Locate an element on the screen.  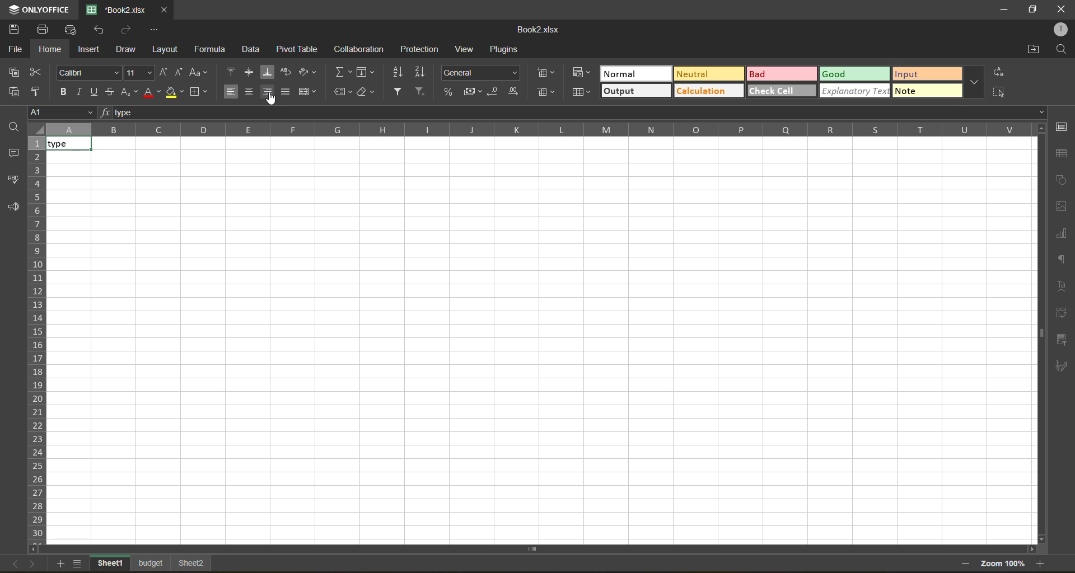
align middle is located at coordinates (252, 74).